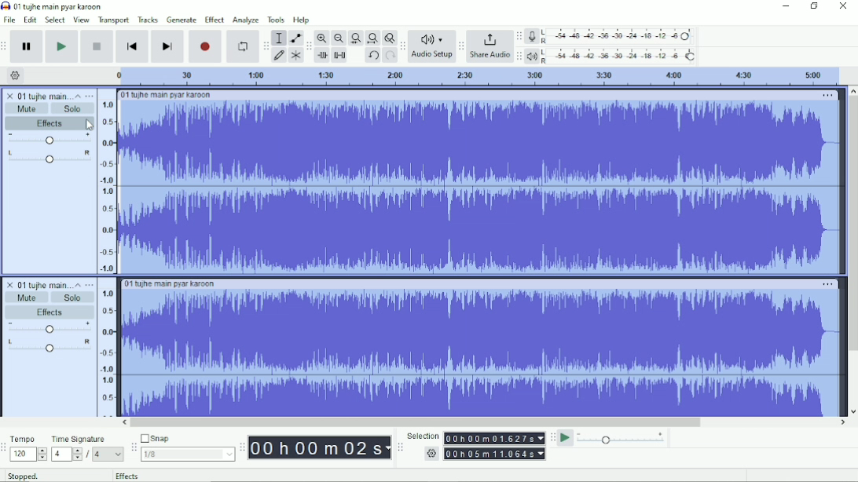  What do you see at coordinates (430, 454) in the screenshot?
I see `` at bounding box center [430, 454].